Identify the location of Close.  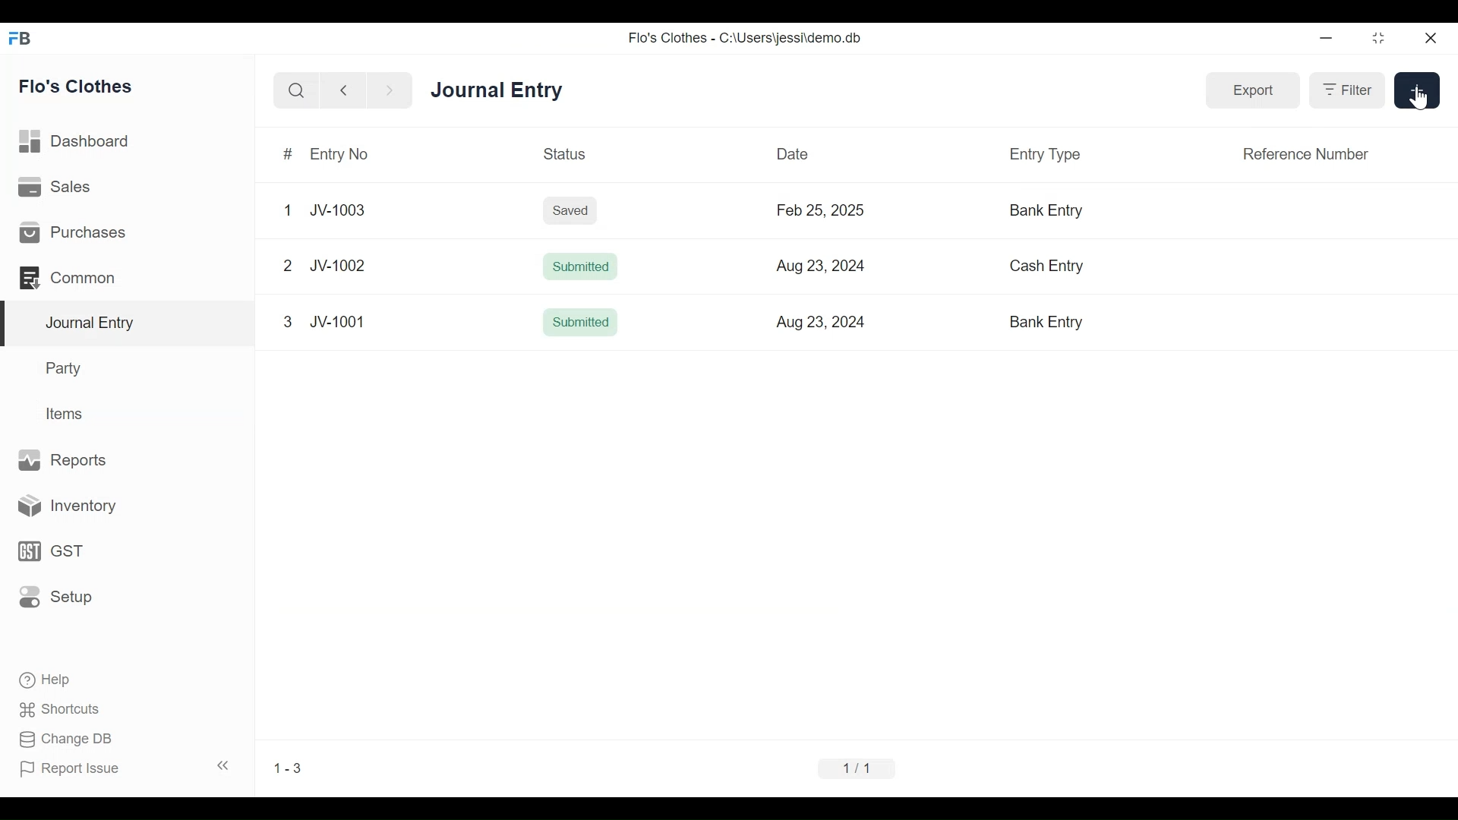
(1431, 39).